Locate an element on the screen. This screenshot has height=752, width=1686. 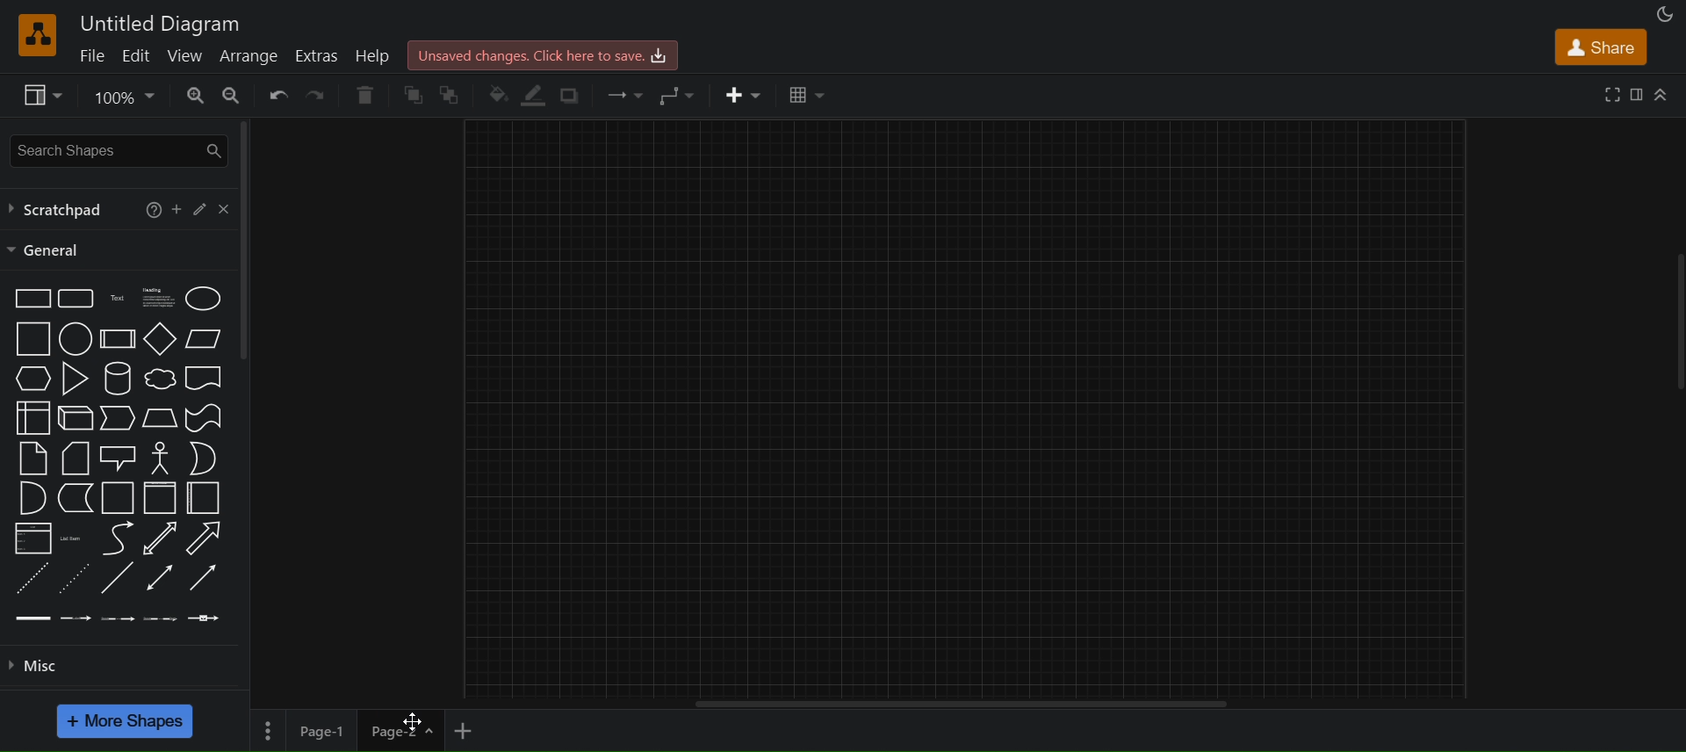
connector with 1 label is located at coordinates (76, 616).